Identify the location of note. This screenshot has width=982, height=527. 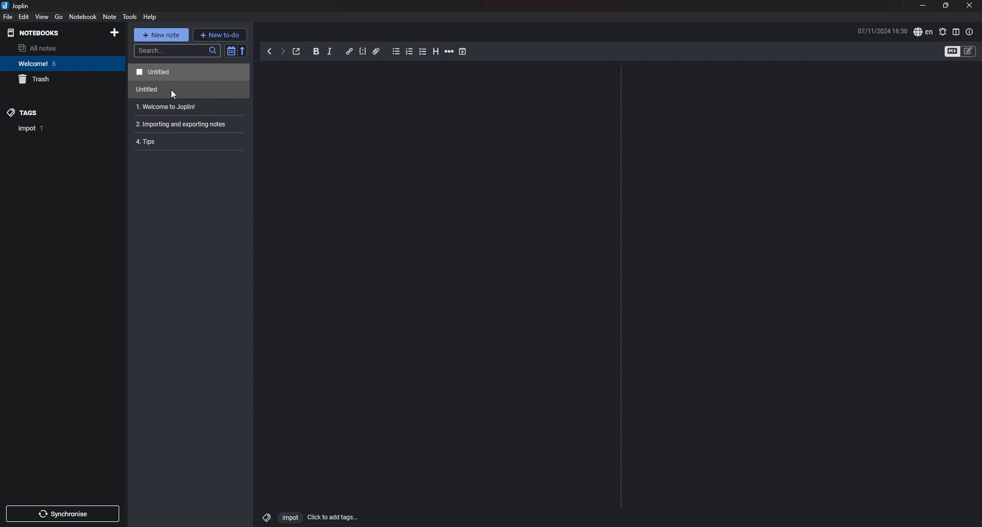
(190, 143).